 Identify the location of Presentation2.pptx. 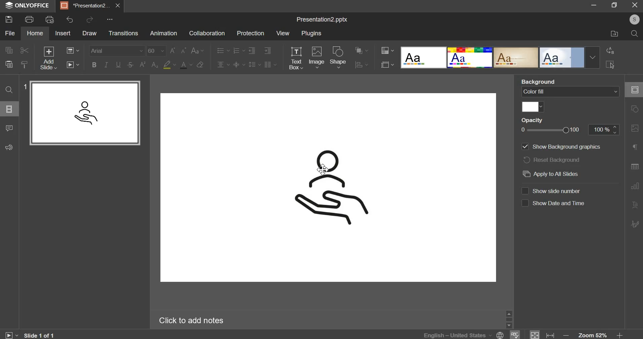
(321, 20).